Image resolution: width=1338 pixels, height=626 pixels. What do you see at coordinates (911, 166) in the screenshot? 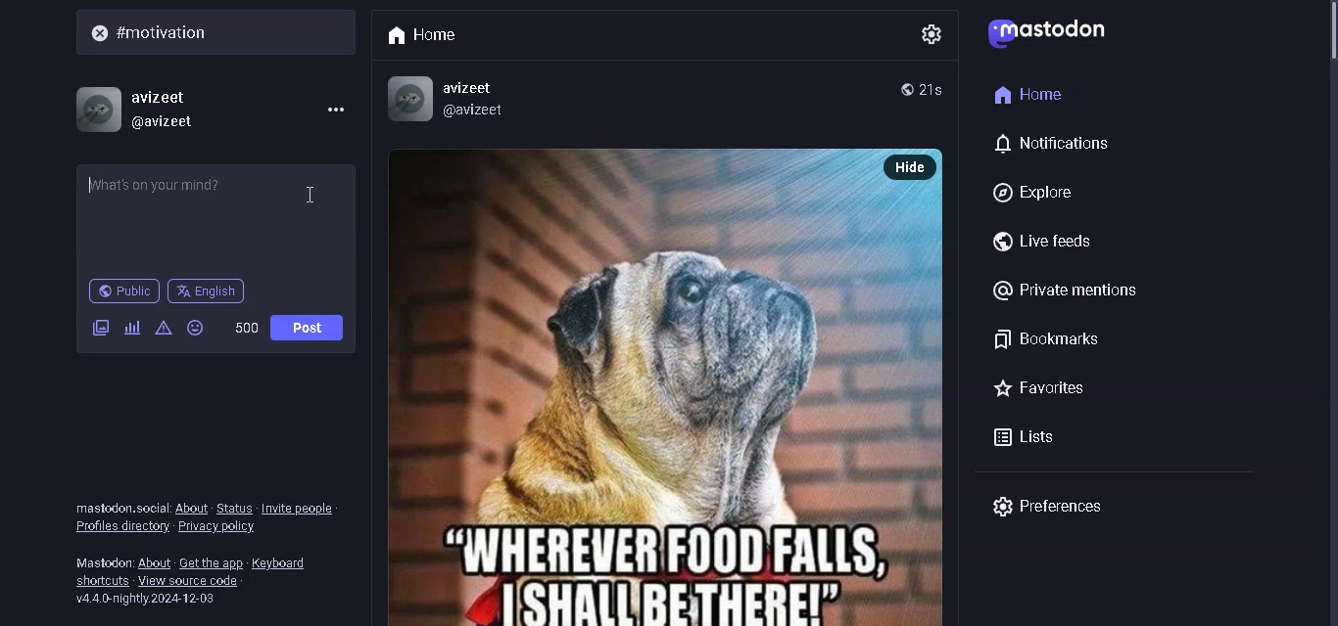
I see `hide` at bounding box center [911, 166].